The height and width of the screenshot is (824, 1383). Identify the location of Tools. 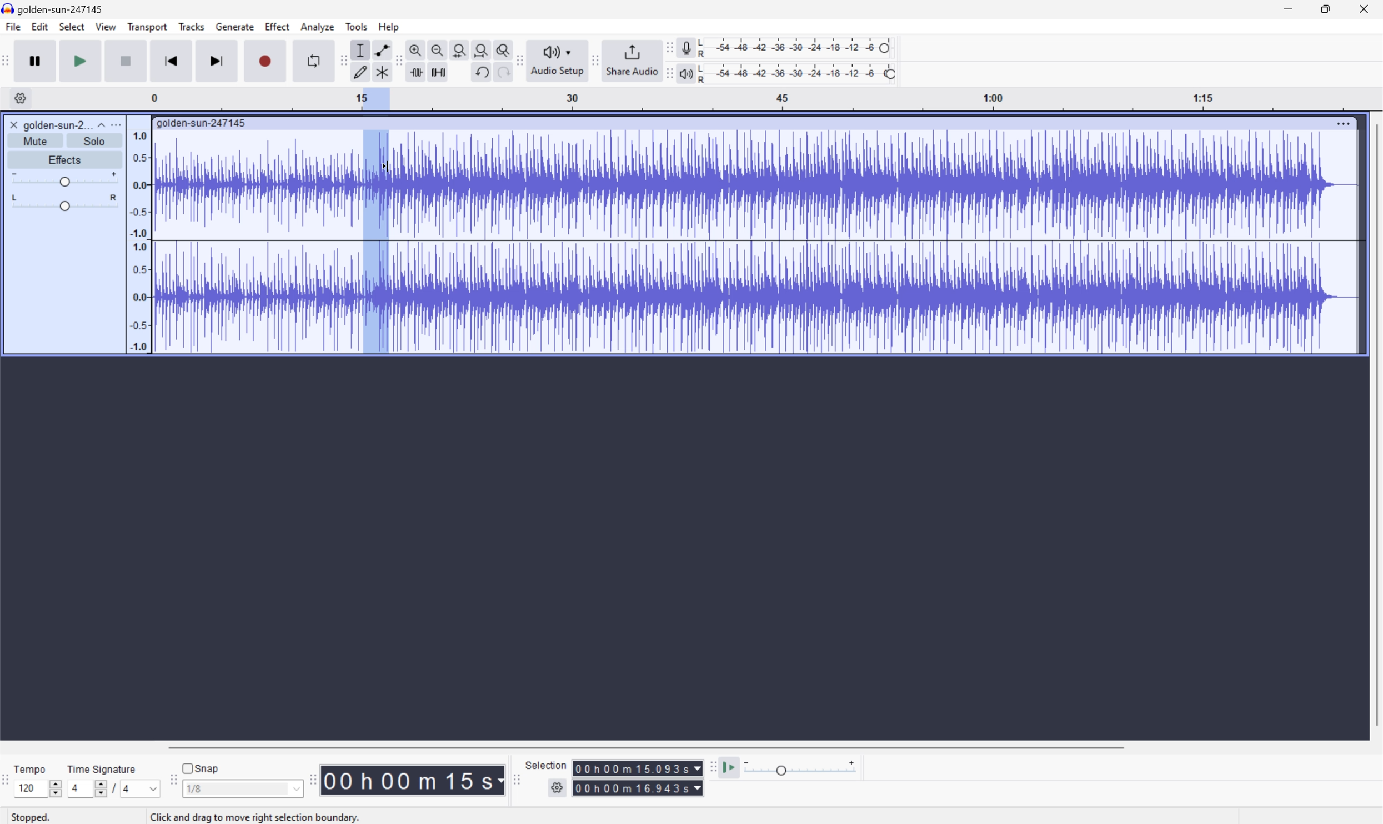
(357, 26).